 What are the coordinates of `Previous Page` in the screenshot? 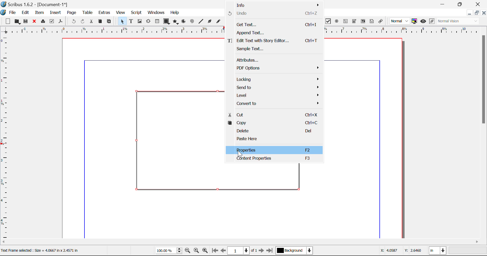 It's located at (224, 251).